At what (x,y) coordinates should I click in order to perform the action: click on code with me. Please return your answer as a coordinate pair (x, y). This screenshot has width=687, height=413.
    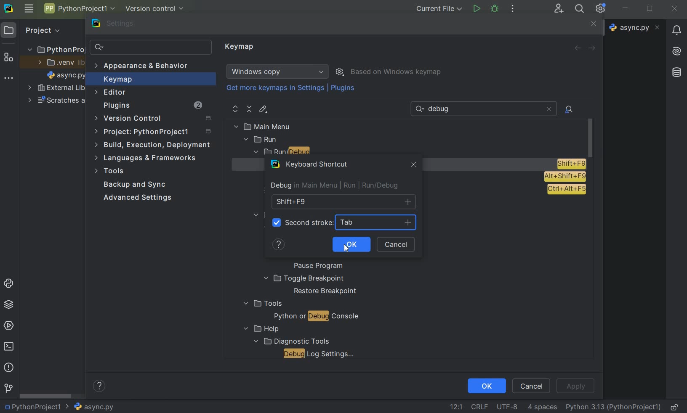
    Looking at the image, I should click on (559, 8).